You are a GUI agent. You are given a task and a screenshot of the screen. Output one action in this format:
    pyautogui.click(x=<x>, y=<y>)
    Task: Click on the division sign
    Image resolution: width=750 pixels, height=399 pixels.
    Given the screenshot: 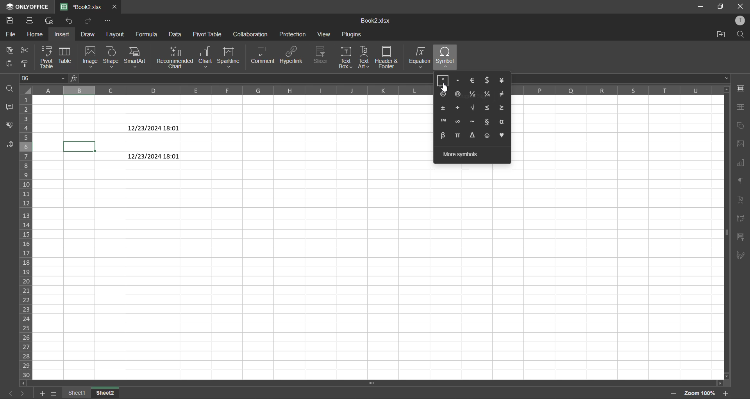 What is the action you would take?
    pyautogui.click(x=458, y=108)
    